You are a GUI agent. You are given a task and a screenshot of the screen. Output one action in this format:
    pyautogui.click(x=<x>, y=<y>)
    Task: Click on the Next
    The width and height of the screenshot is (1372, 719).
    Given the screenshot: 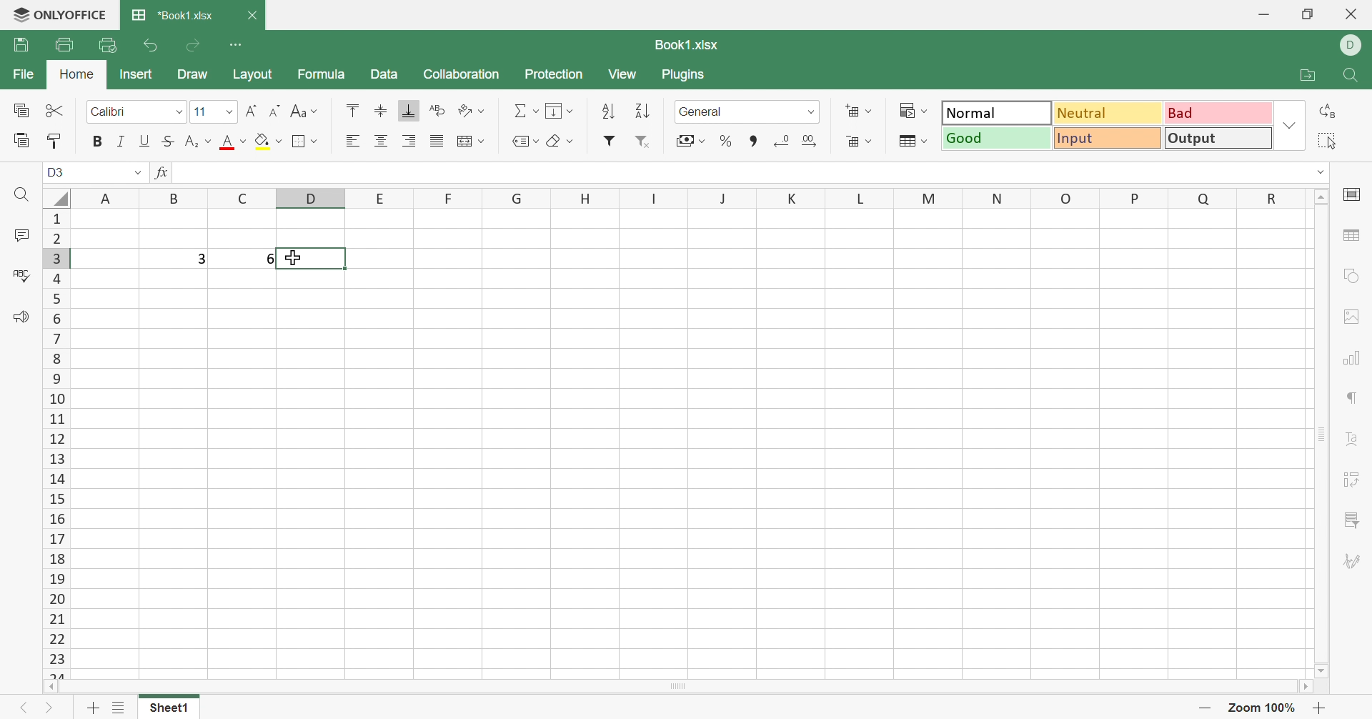 What is the action you would take?
    pyautogui.click(x=50, y=708)
    